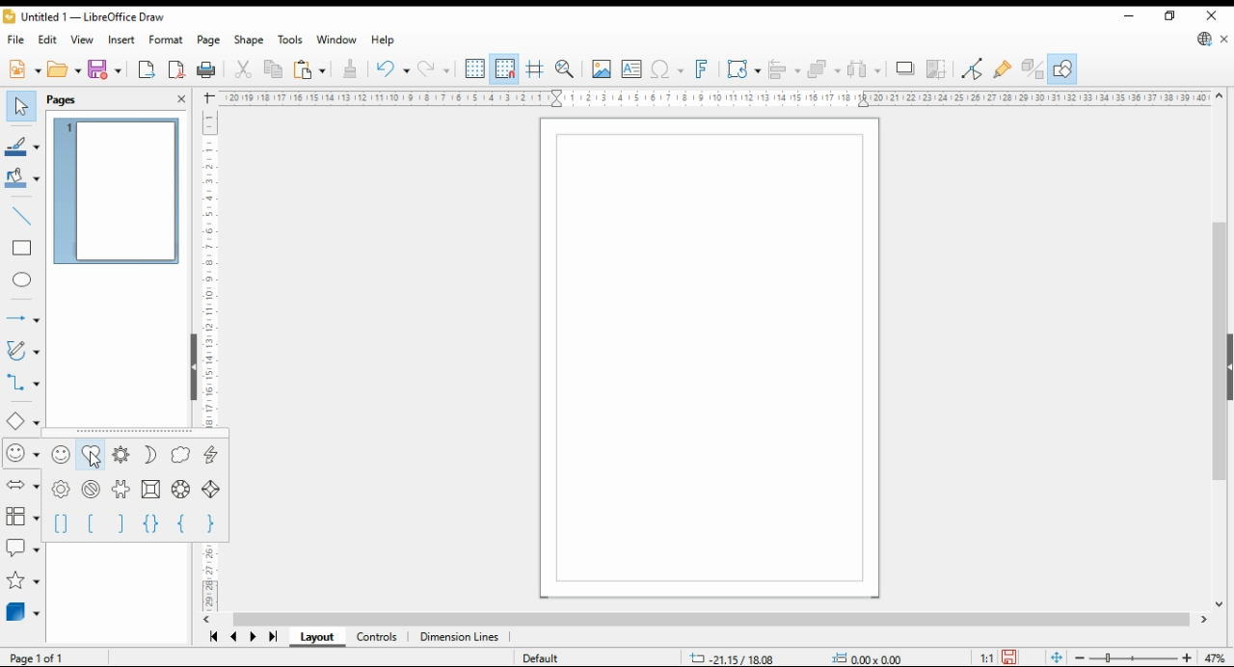 This screenshot has height=667, width=1234. Describe the element at coordinates (24, 69) in the screenshot. I see `new` at that location.